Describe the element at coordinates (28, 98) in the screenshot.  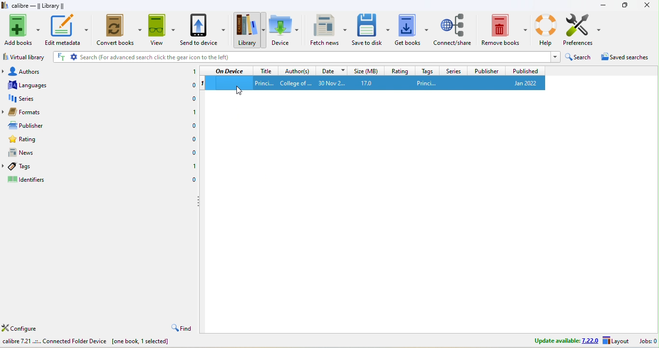
I see `series` at that location.